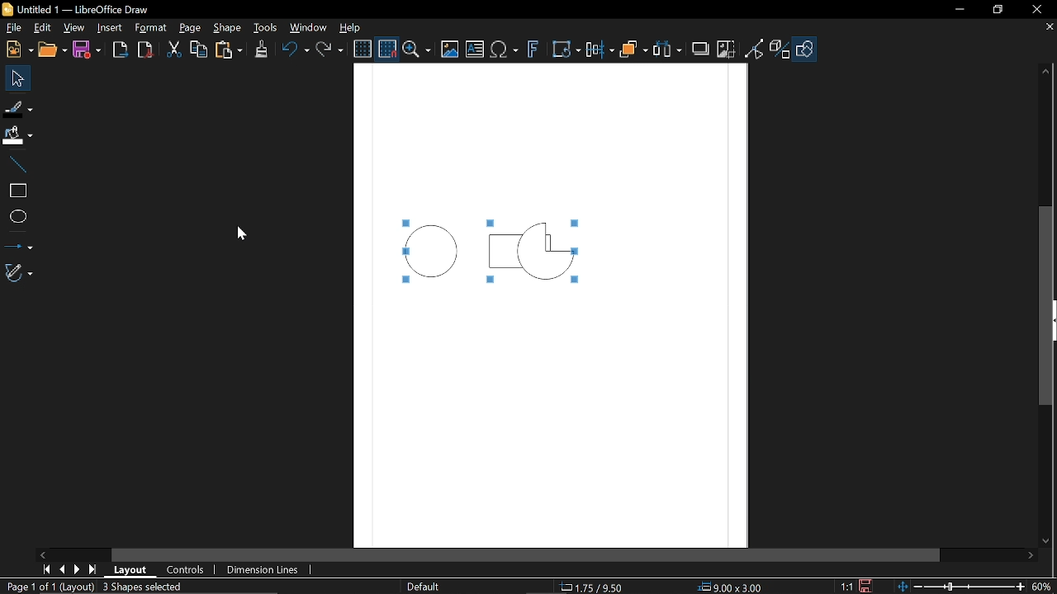 The height and width of the screenshot is (594, 1057). Describe the element at coordinates (579, 284) in the screenshot. I see `Tiny square marked around the selected objects` at that location.